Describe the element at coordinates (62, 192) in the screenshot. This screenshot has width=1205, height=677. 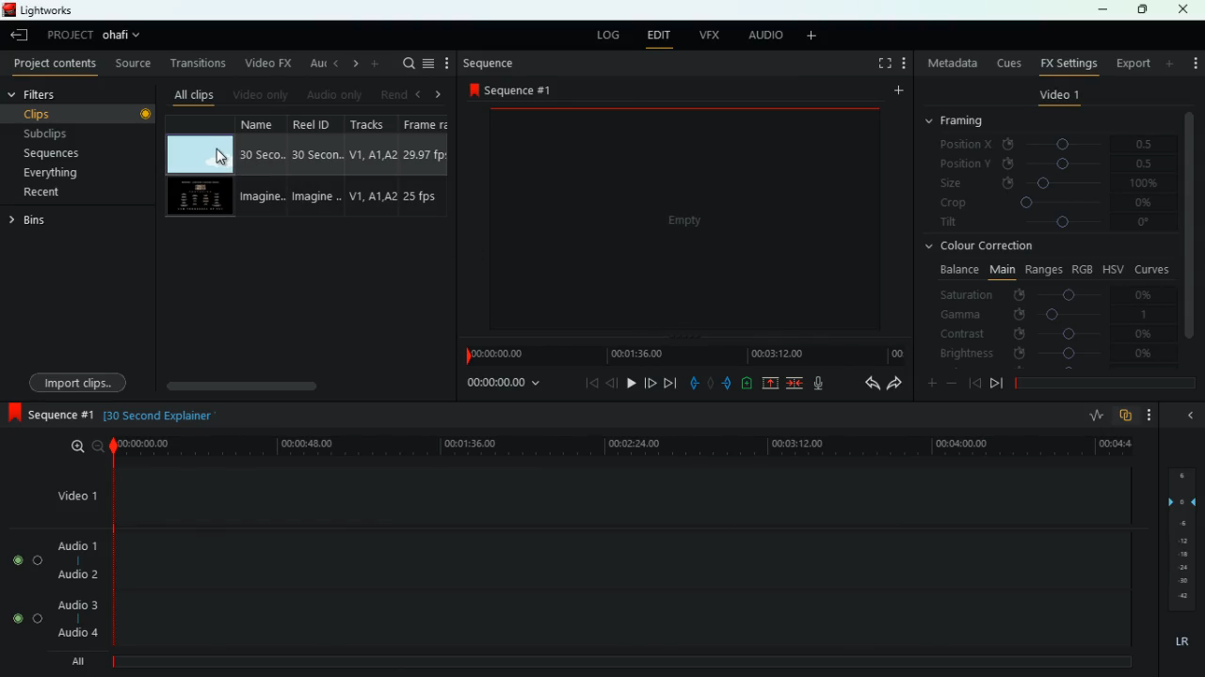
I see `recent` at that location.